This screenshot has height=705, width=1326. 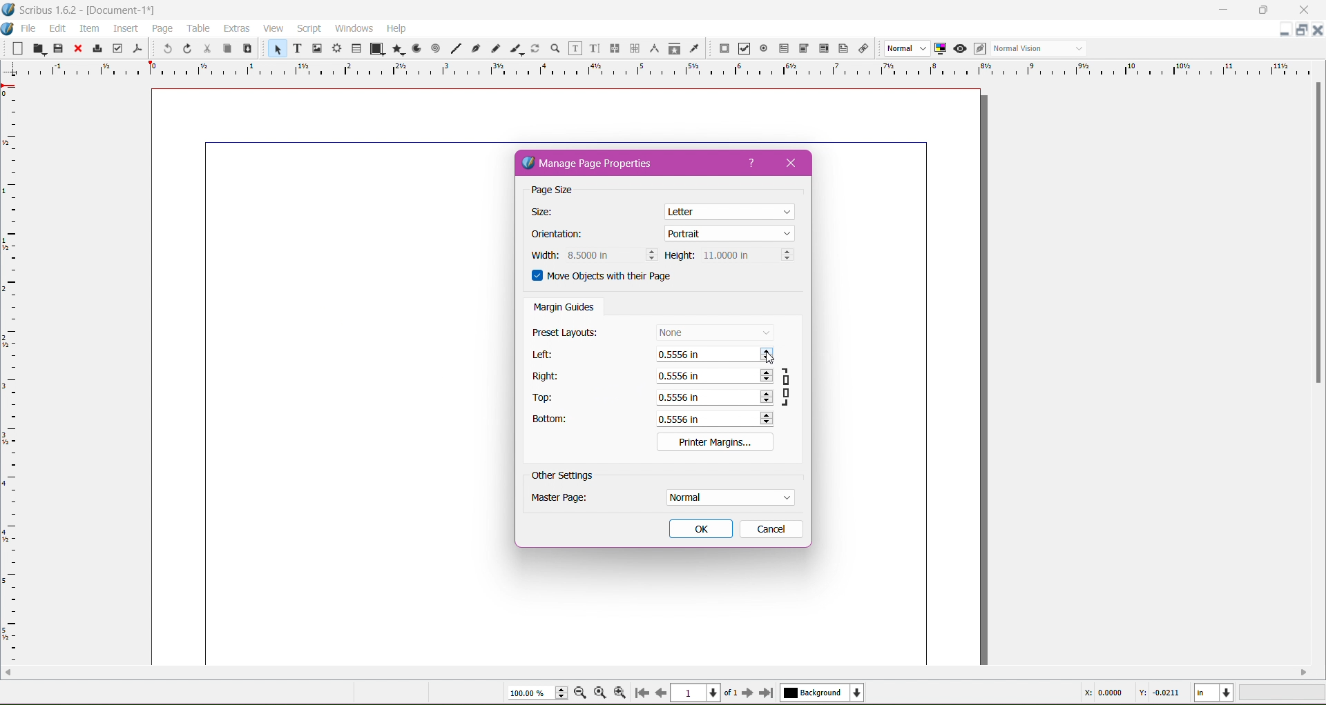 What do you see at coordinates (979, 49) in the screenshot?
I see `Eidt in Preview mode` at bounding box center [979, 49].